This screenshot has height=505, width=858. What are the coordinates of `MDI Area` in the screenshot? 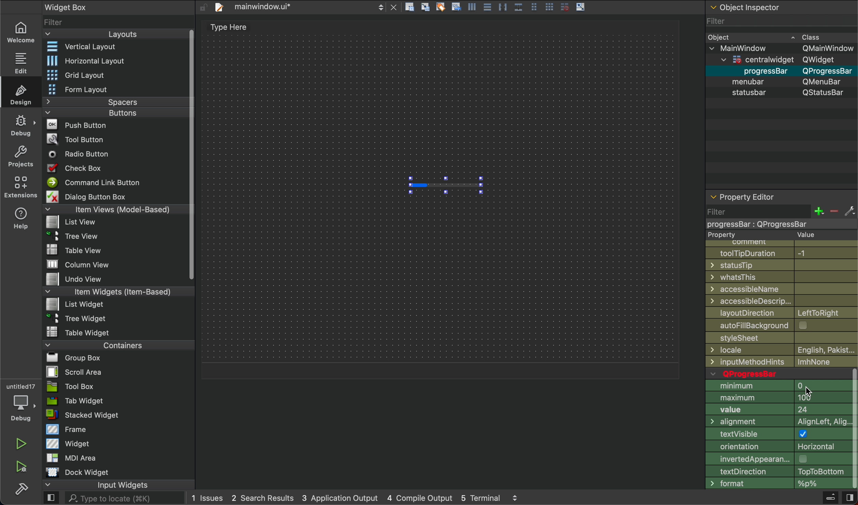 It's located at (69, 458).